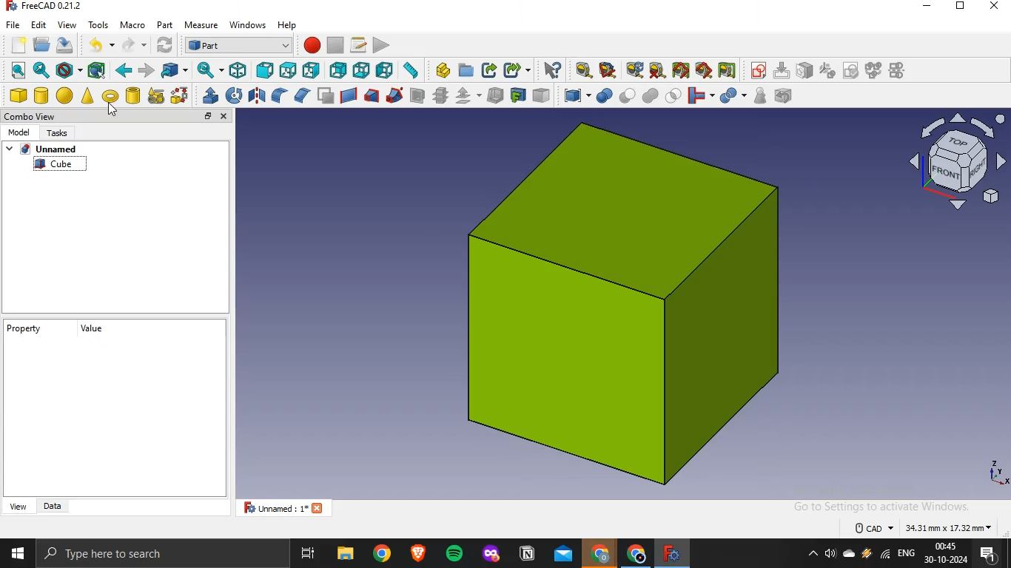 This screenshot has height=568, width=1011. Describe the element at coordinates (361, 70) in the screenshot. I see `bottom` at that location.